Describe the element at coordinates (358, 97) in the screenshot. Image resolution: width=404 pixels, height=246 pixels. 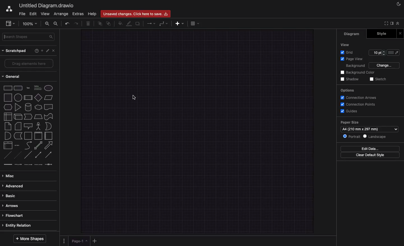
I see `Connection arrows` at that location.